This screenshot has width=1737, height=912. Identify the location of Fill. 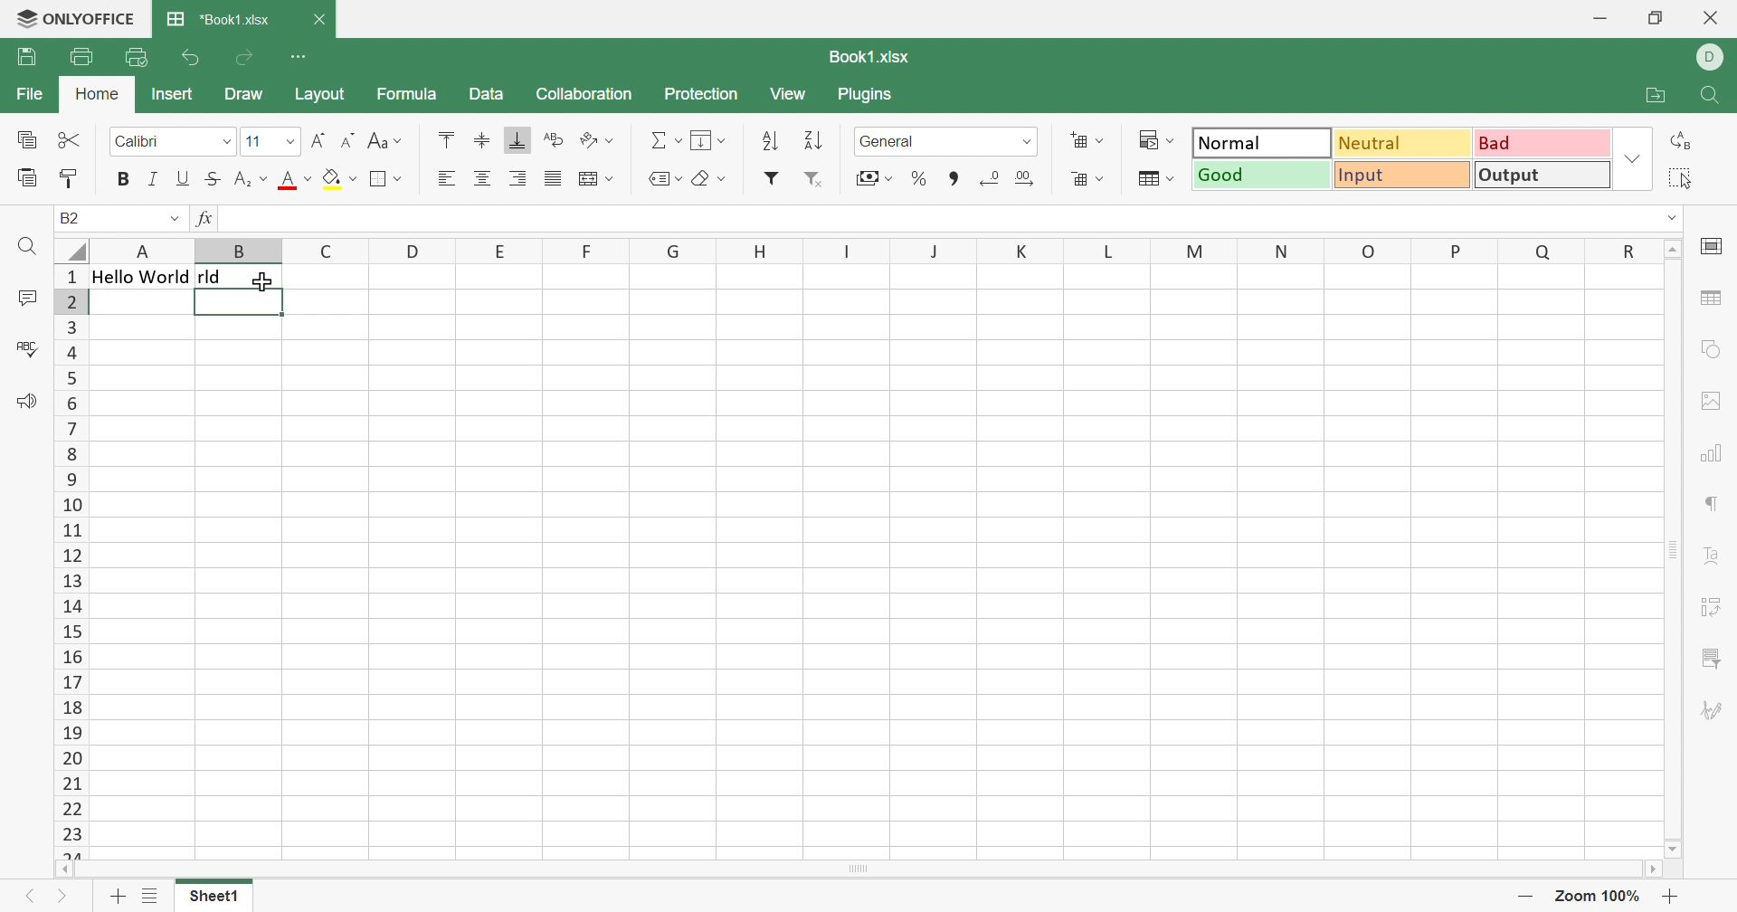
(705, 141).